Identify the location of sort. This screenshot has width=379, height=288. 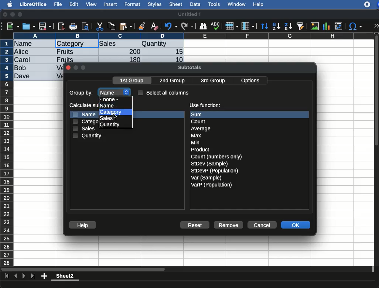
(264, 27).